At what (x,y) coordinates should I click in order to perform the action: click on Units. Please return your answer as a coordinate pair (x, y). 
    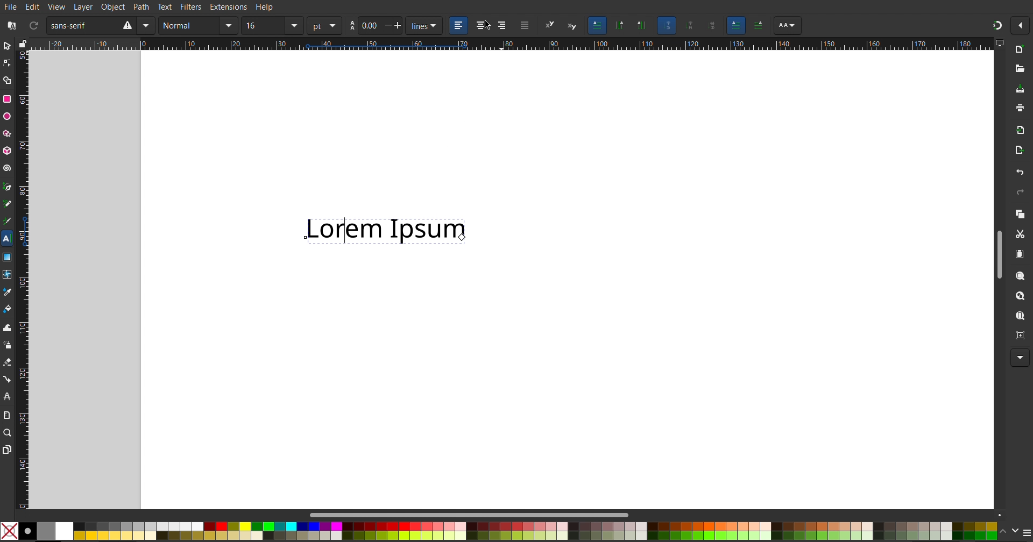
    Looking at the image, I should click on (426, 26).